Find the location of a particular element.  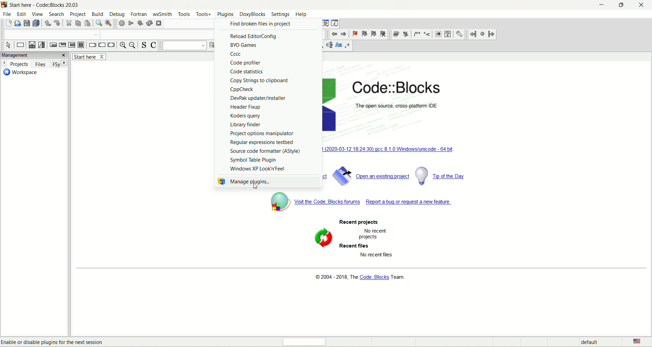

previous bookmark is located at coordinates (364, 34).